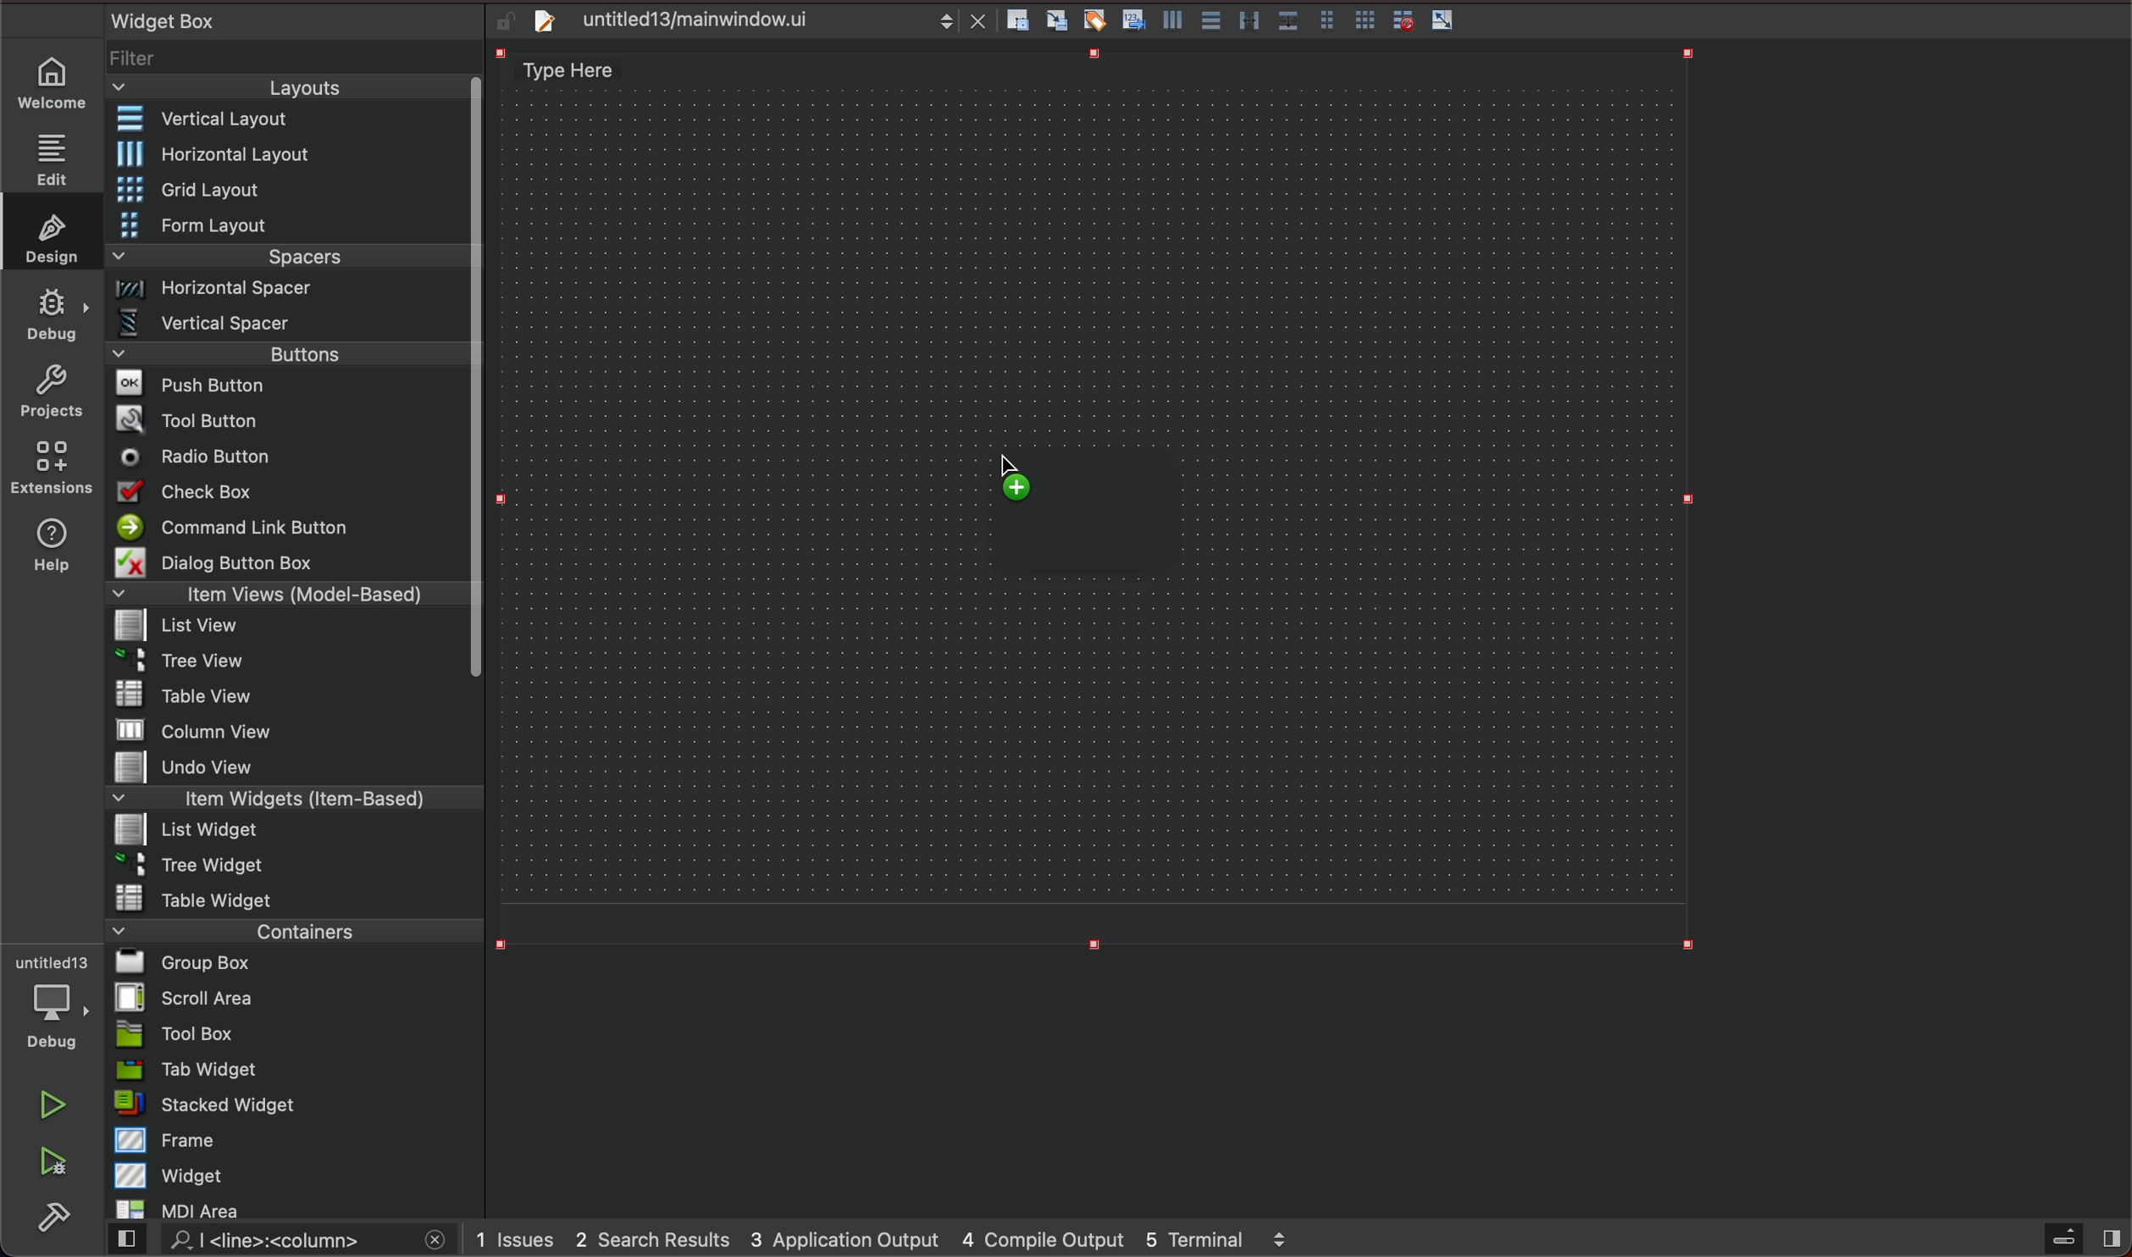 The width and height of the screenshot is (2132, 1257). What do you see at coordinates (159, 20) in the screenshot?
I see `widget` at bounding box center [159, 20].